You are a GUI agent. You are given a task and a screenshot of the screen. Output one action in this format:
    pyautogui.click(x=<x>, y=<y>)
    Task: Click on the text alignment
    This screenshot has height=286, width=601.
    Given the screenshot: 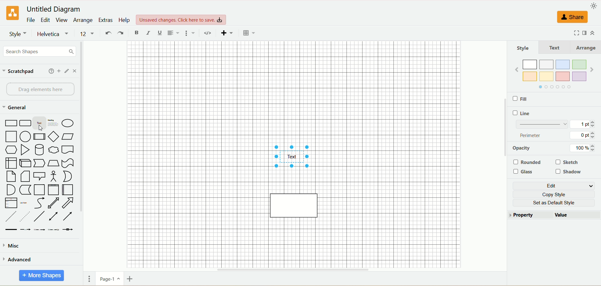 What is the action you would take?
    pyautogui.click(x=175, y=33)
    